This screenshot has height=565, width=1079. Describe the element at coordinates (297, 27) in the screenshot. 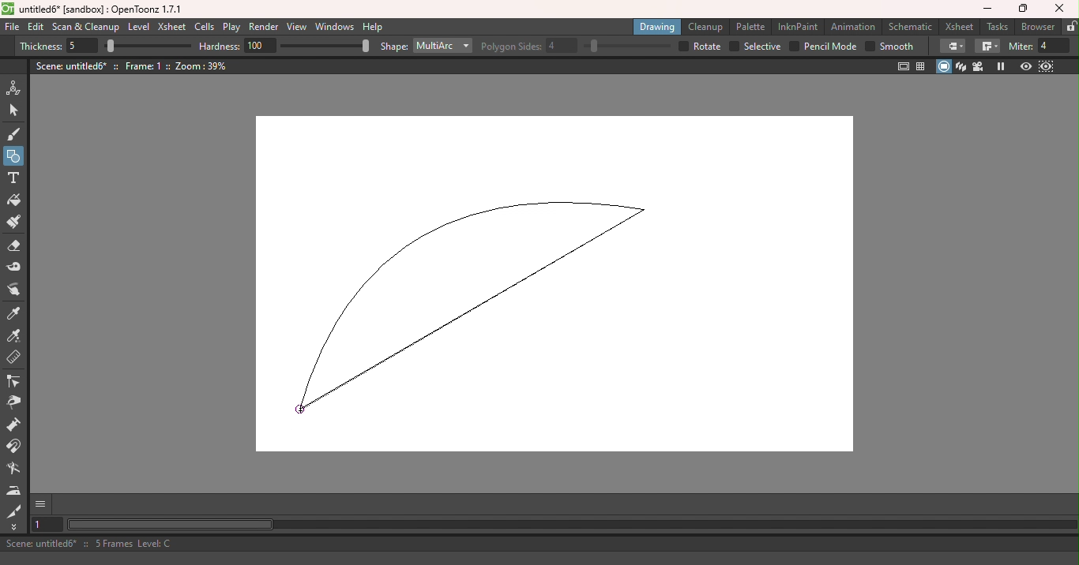

I see `View` at that location.